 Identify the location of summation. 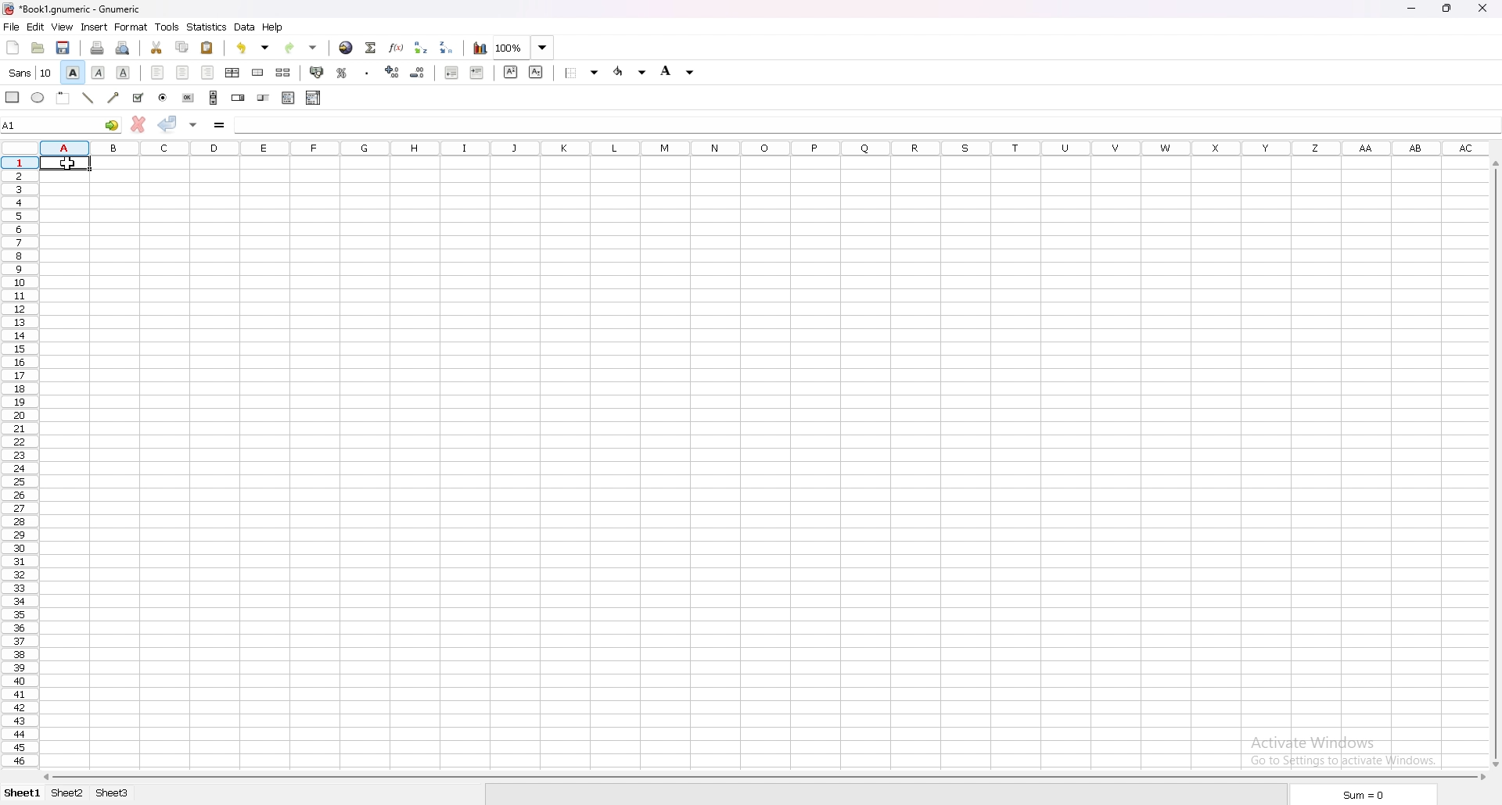
(370, 48).